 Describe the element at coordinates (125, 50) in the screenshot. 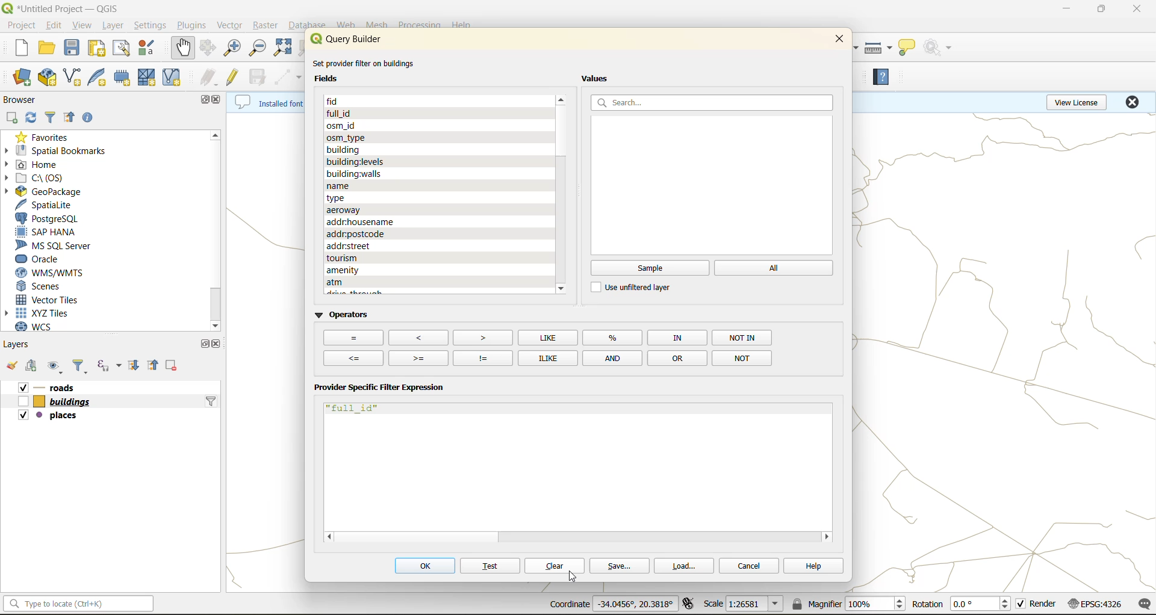

I see `show layout` at that location.